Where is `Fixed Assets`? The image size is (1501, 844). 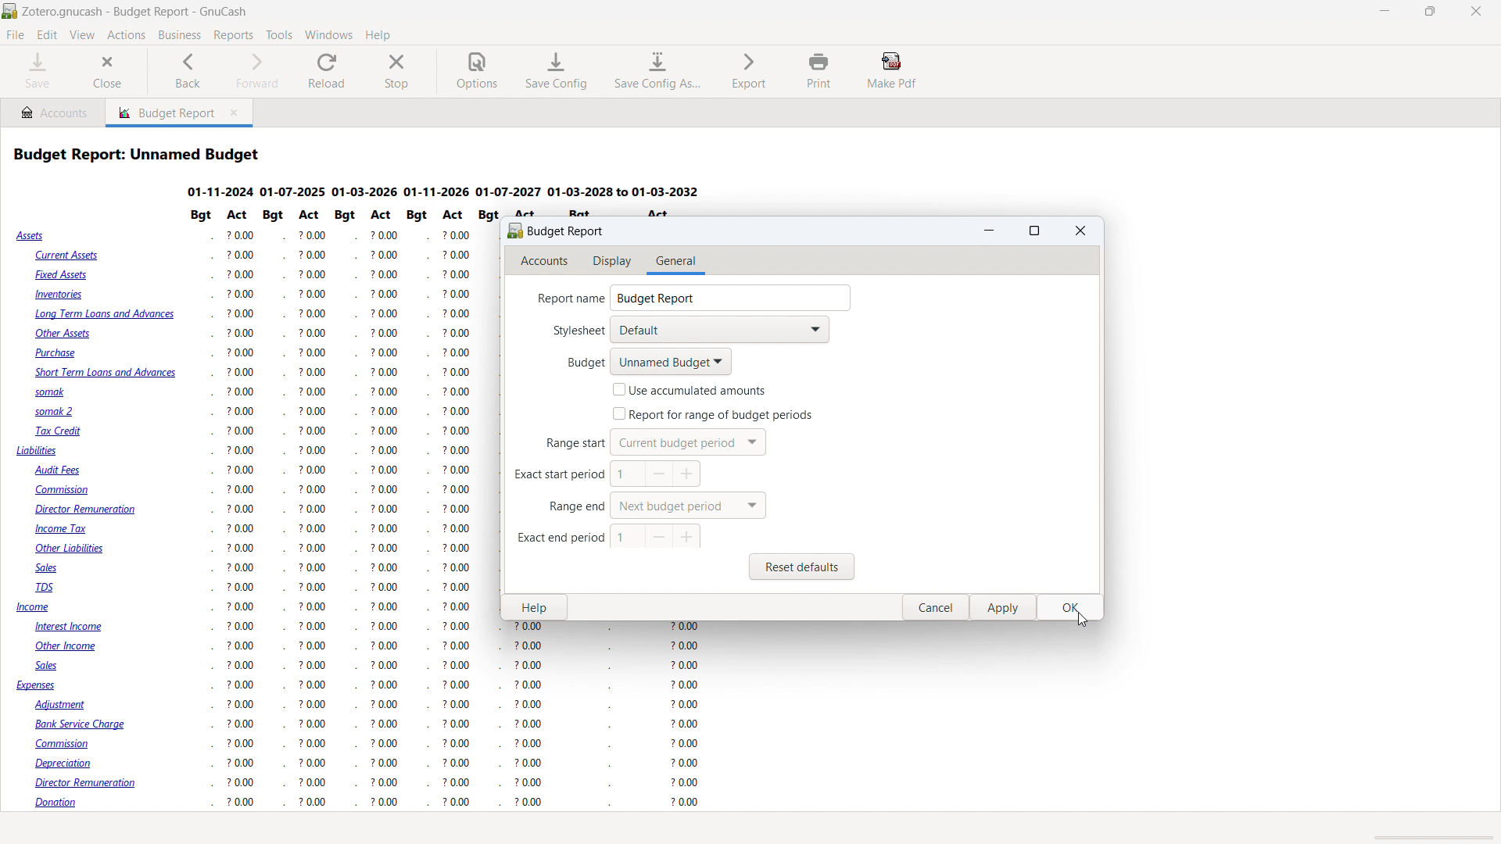 Fixed Assets is located at coordinates (63, 274).